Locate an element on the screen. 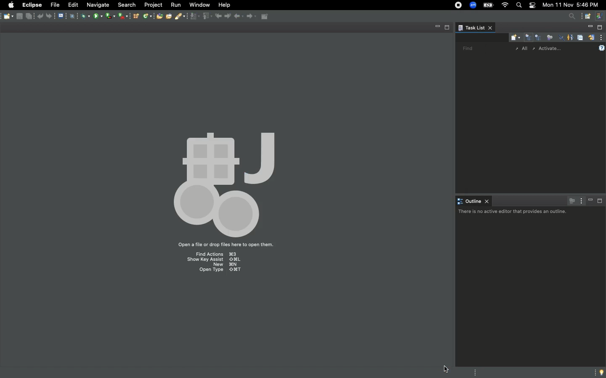 The width and height of the screenshot is (606, 378). Icon is located at coordinates (224, 180).